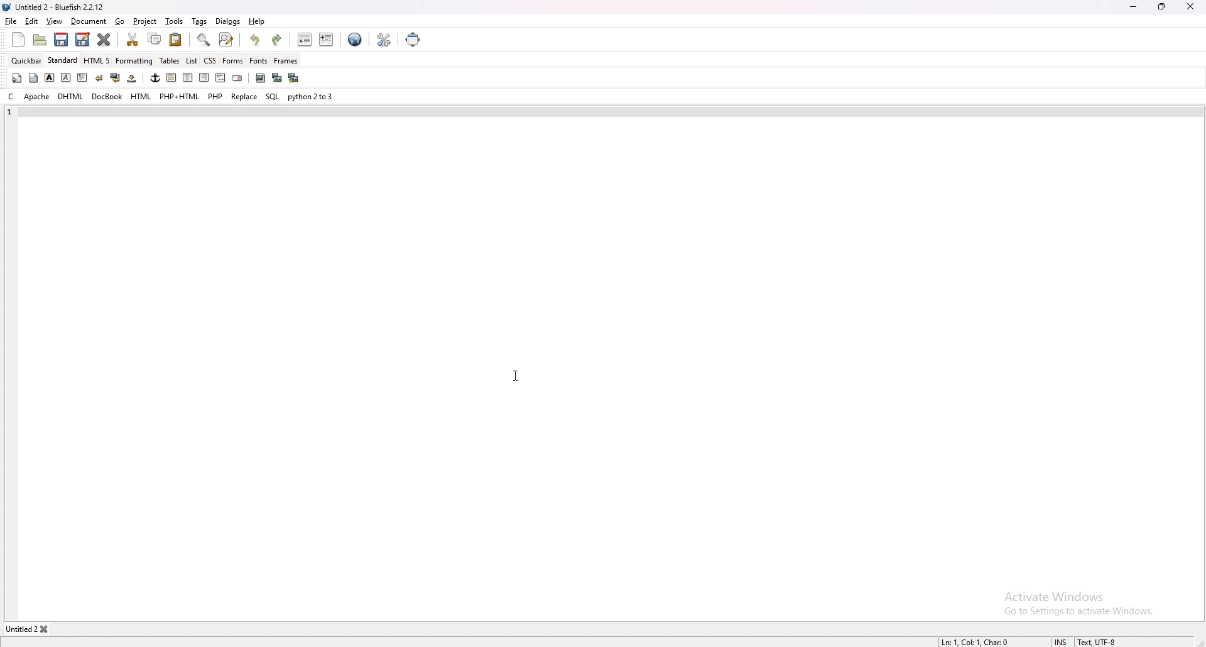 The width and height of the screenshot is (1206, 647). What do you see at coordinates (277, 78) in the screenshot?
I see `insert thumbnail` at bounding box center [277, 78].